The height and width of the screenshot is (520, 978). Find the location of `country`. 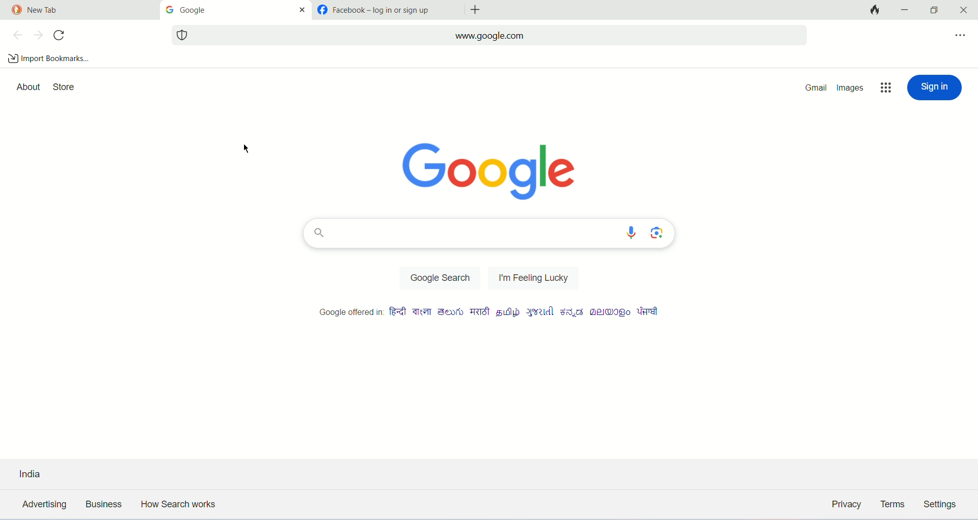

country is located at coordinates (51, 473).